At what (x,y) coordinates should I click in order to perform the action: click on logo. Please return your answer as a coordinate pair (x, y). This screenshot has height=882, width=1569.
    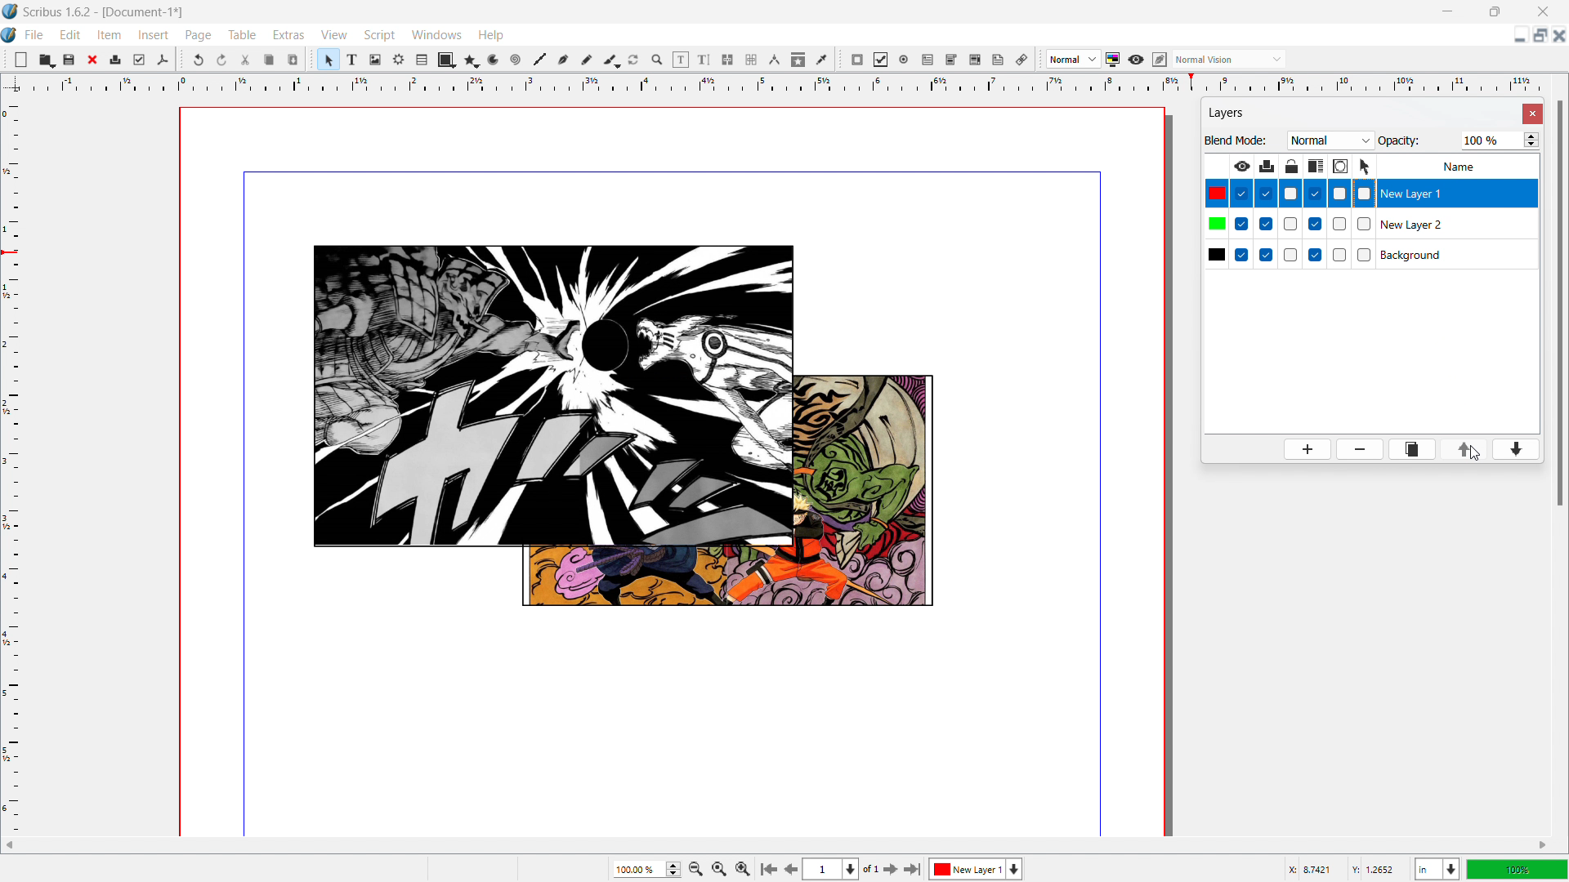
    Looking at the image, I should click on (10, 33).